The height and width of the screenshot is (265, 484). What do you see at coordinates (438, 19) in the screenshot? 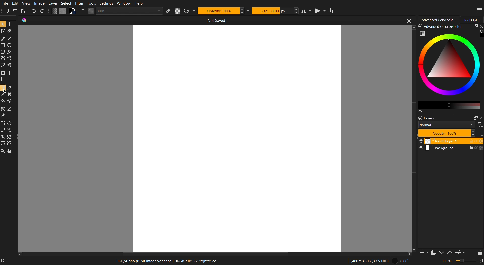
I see `Advanced Color Selector` at bounding box center [438, 19].